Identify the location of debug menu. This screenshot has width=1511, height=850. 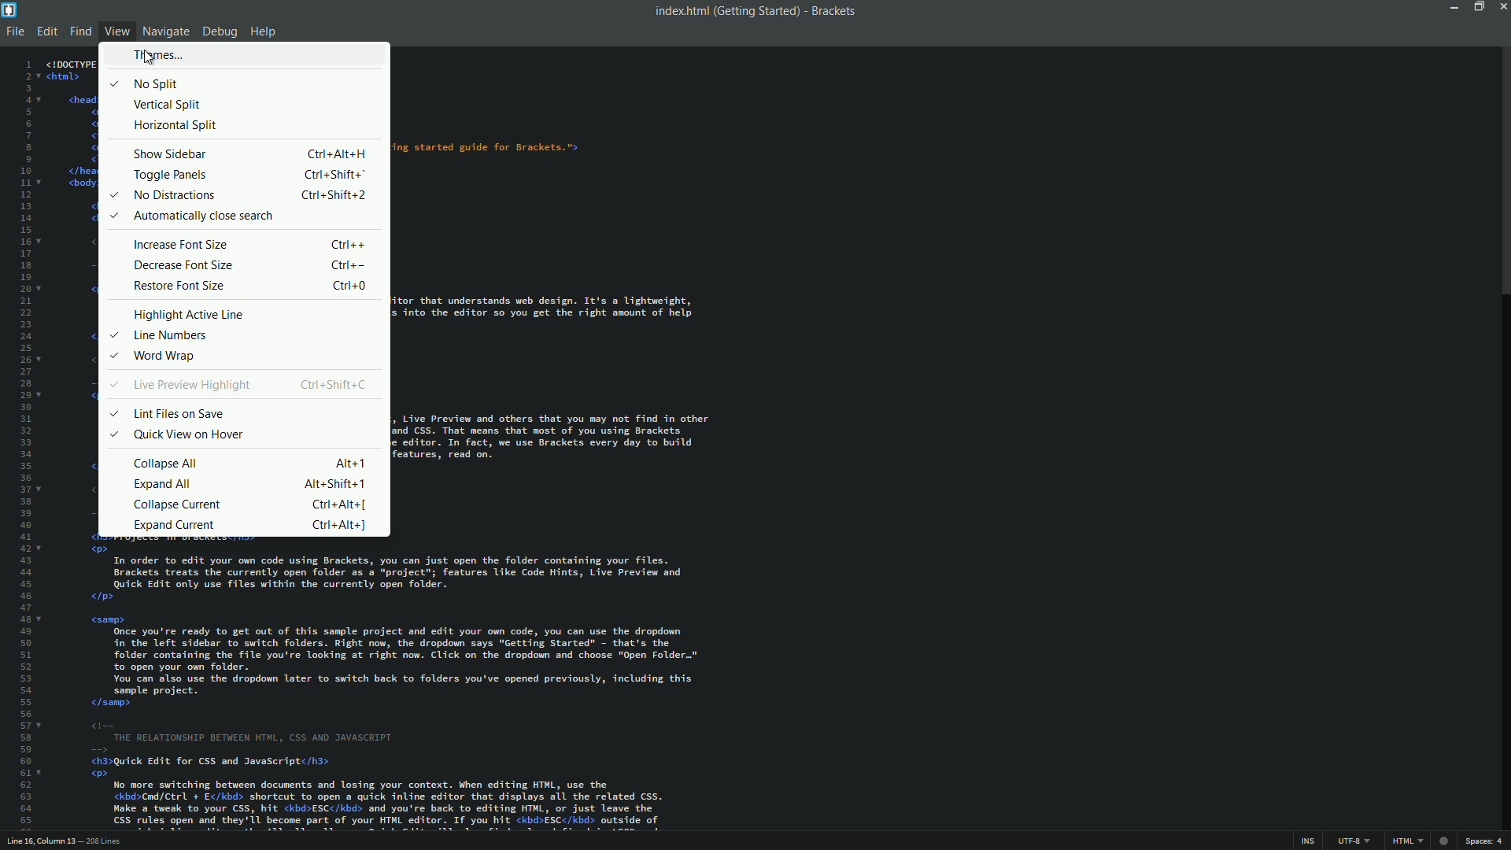
(218, 33).